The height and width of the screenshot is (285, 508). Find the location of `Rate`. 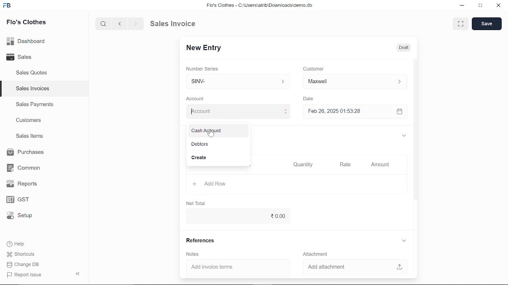

Rate is located at coordinates (343, 165).